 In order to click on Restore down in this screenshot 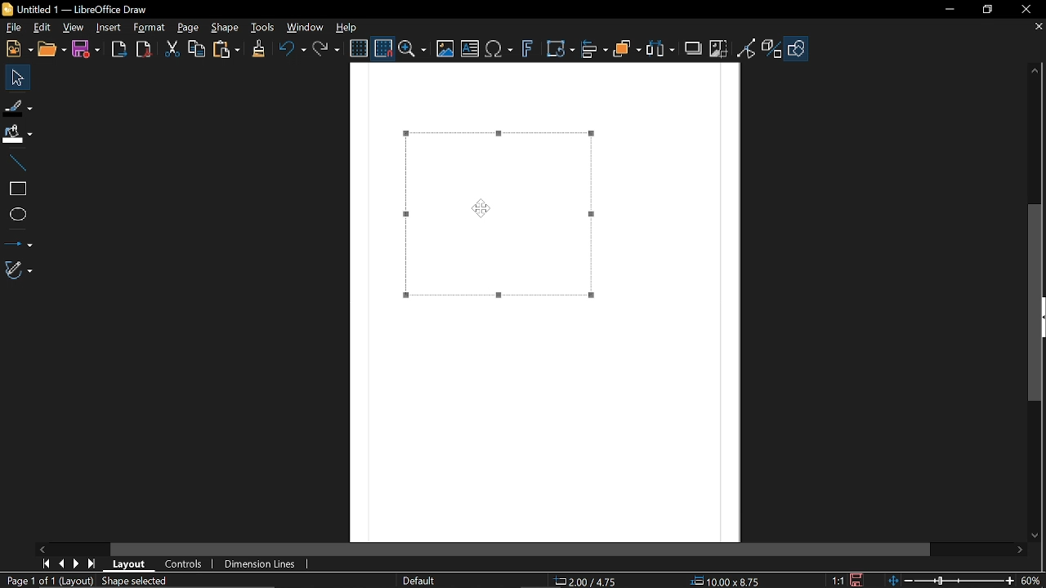, I will do `click(987, 11)`.